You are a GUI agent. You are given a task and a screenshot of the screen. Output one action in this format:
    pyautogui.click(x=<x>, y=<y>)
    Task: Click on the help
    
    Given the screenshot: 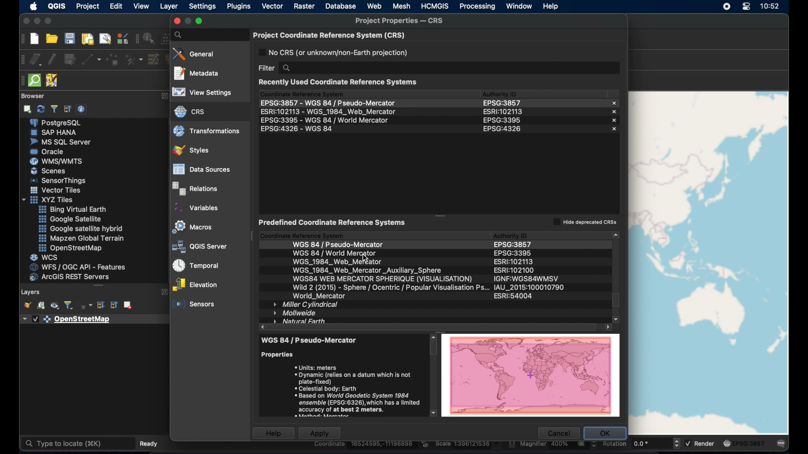 What is the action you would take?
    pyautogui.click(x=274, y=433)
    